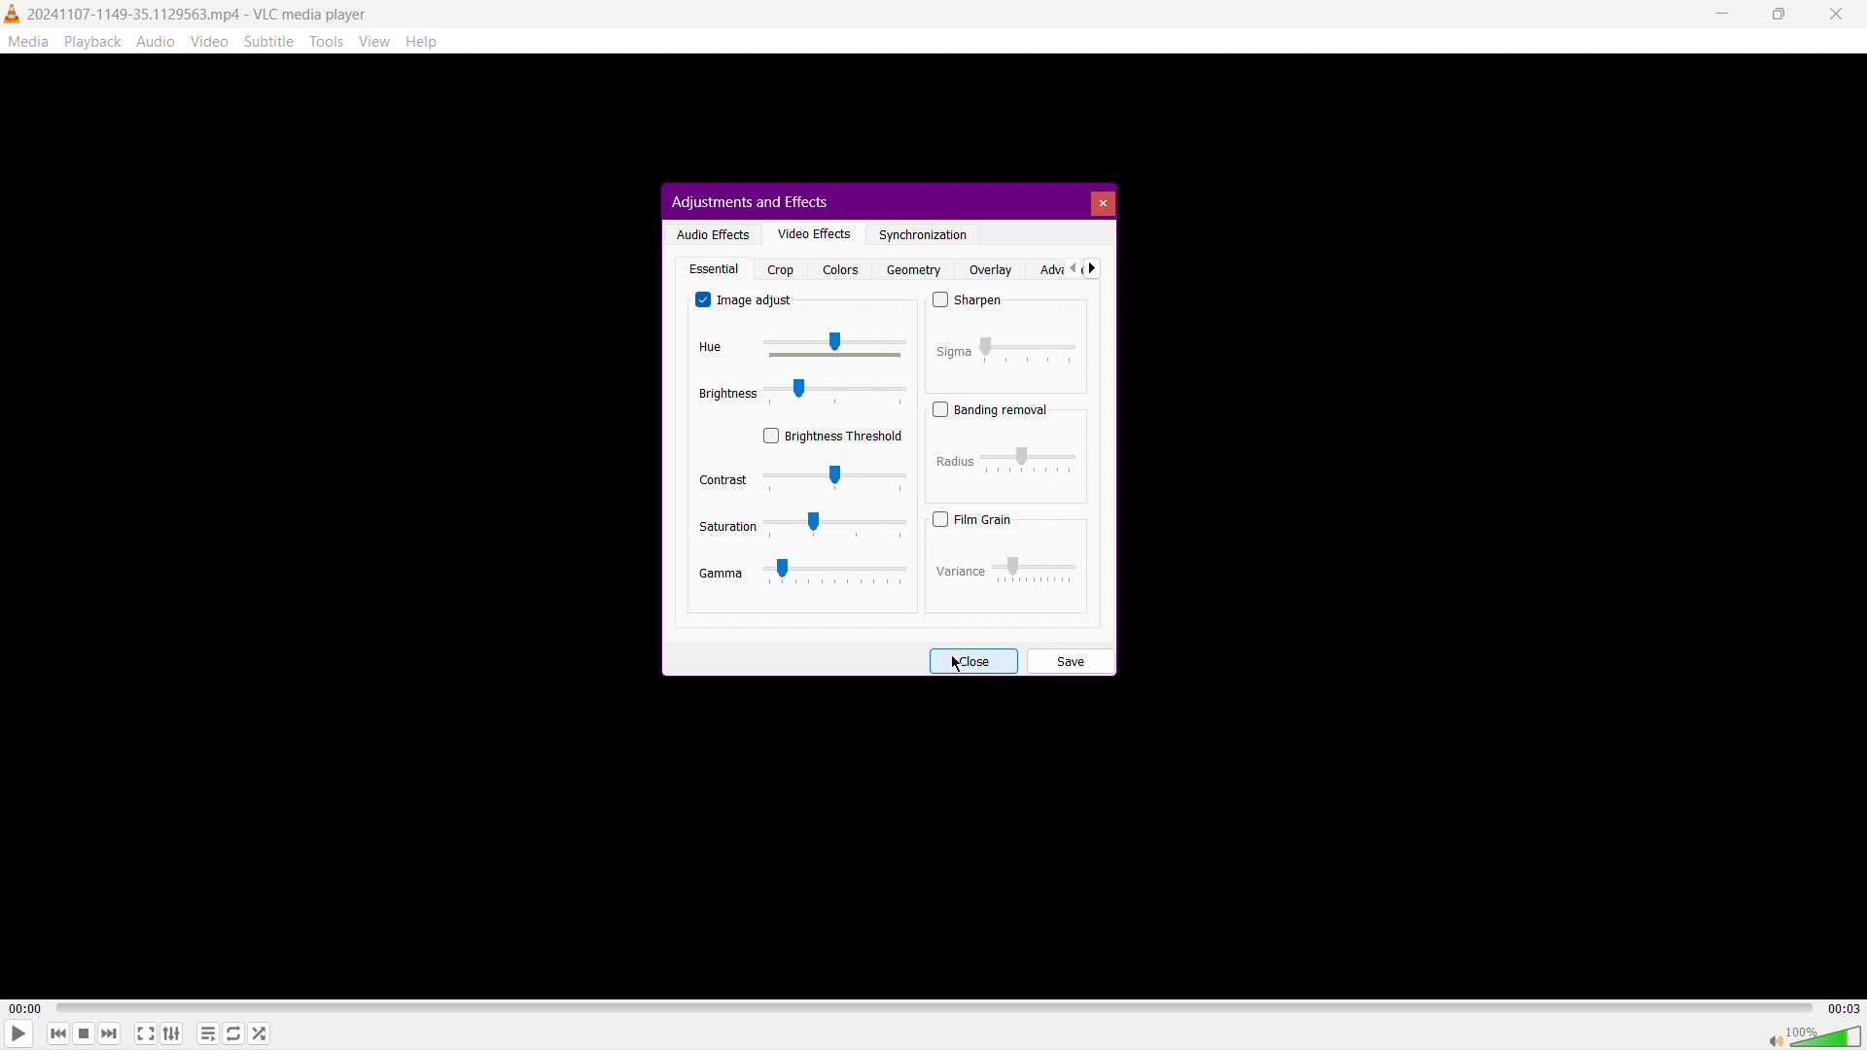  I want to click on Image adjust, so click(747, 299).